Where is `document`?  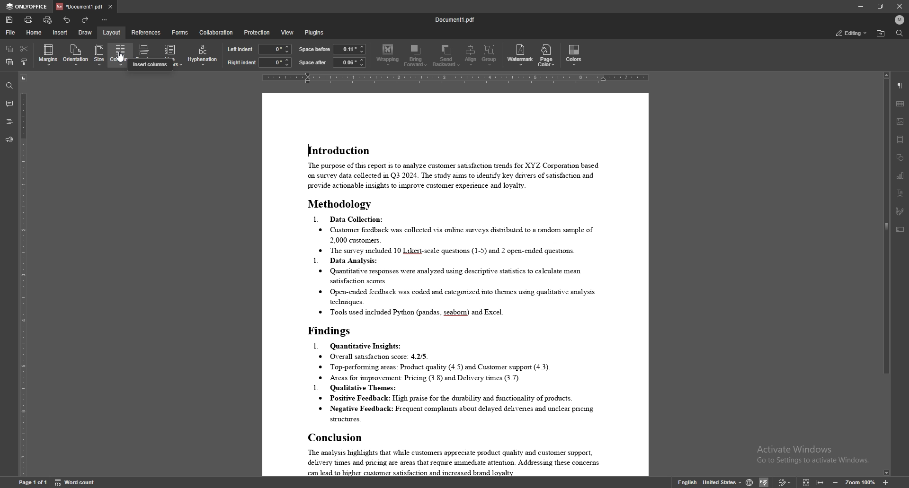 document is located at coordinates (456, 285).